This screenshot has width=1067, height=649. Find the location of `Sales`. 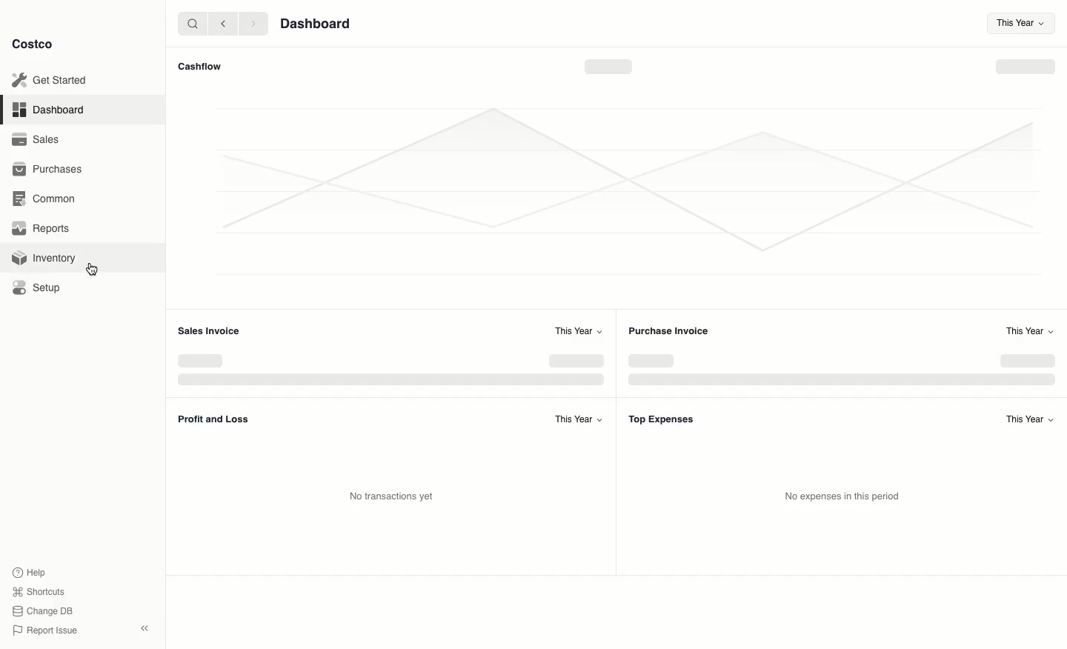

Sales is located at coordinates (38, 139).